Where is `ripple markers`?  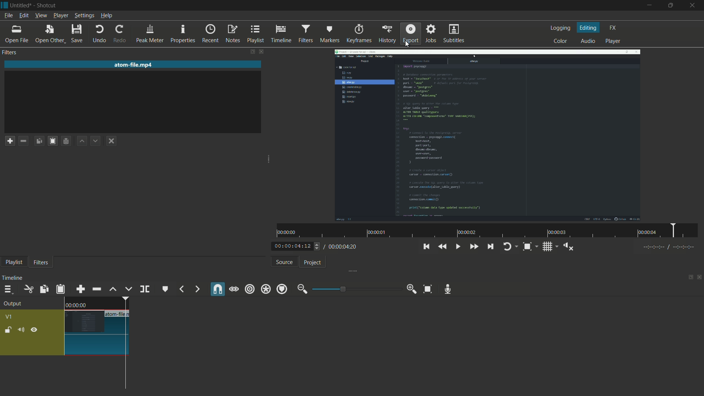 ripple markers is located at coordinates (282, 290).